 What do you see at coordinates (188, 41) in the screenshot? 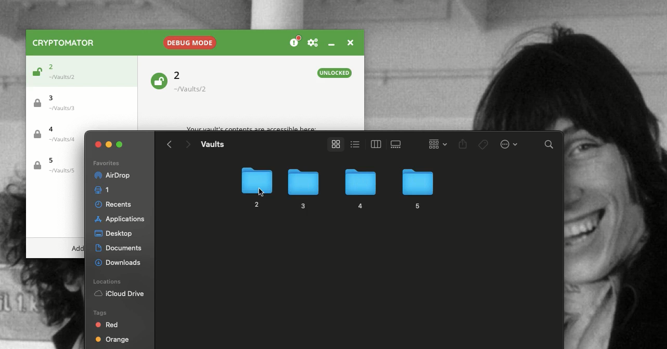
I see `Debug mode` at bounding box center [188, 41].